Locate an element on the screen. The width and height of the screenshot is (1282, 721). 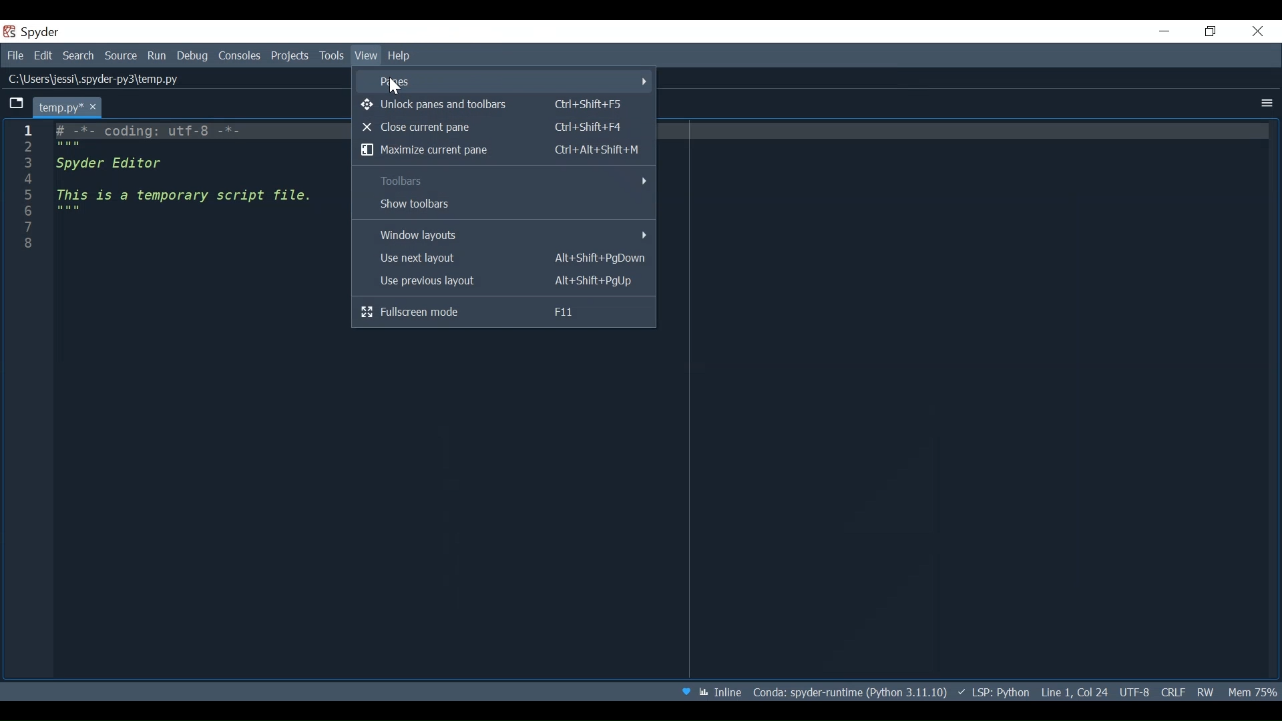
Toggle Inline and interactive Matplotlib plotting is located at coordinates (720, 692).